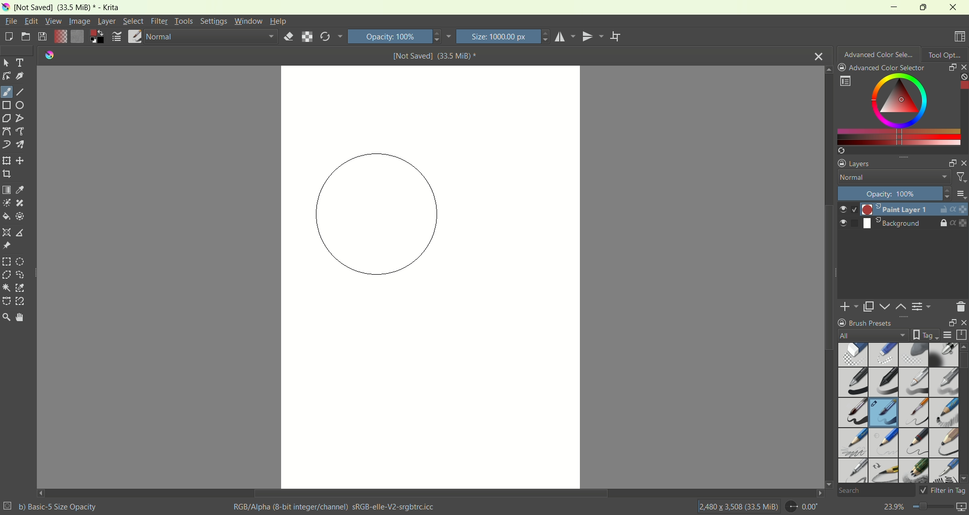  What do you see at coordinates (819, 55) in the screenshot?
I see `close` at bounding box center [819, 55].